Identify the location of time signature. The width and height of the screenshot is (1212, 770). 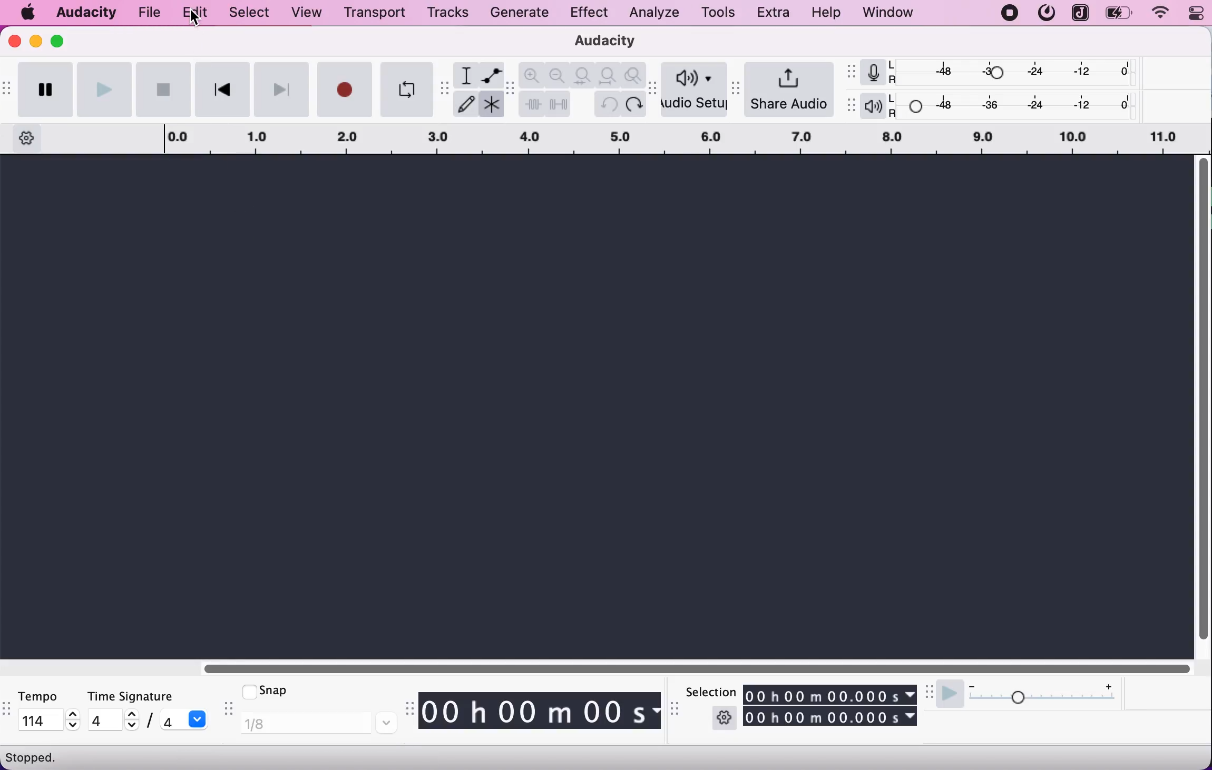
(149, 696).